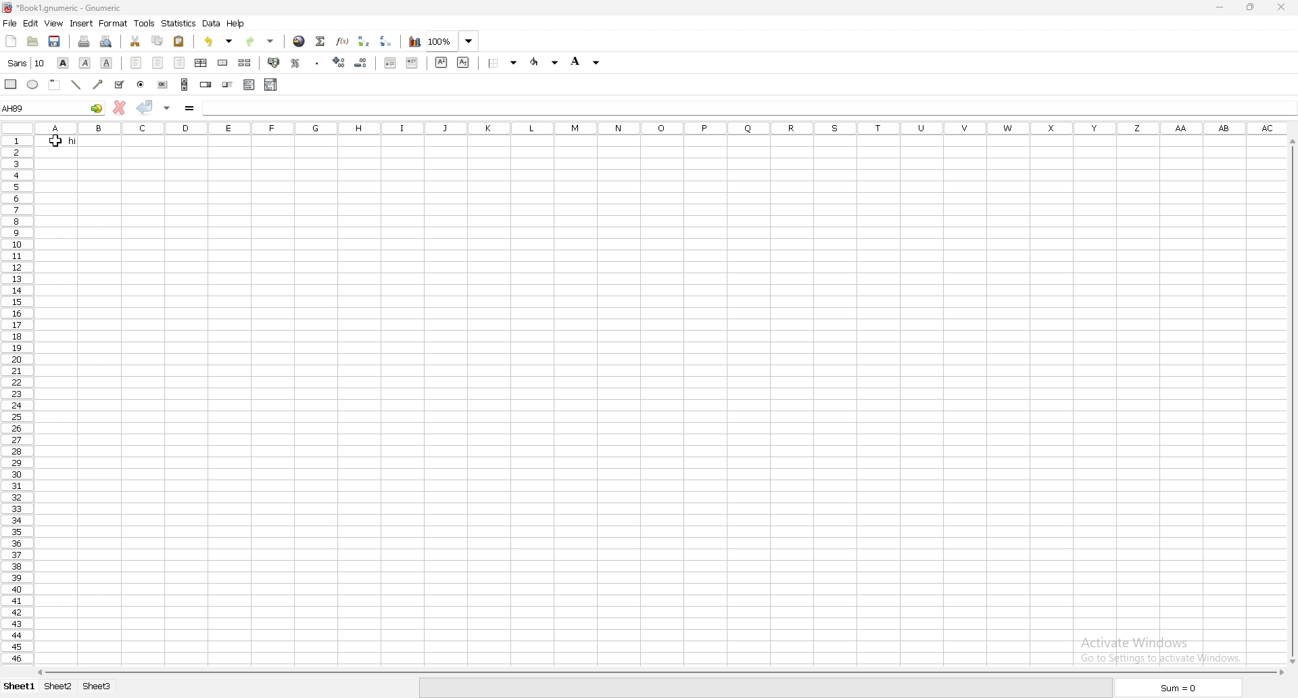 The image size is (1298, 698). I want to click on print preview, so click(105, 41).